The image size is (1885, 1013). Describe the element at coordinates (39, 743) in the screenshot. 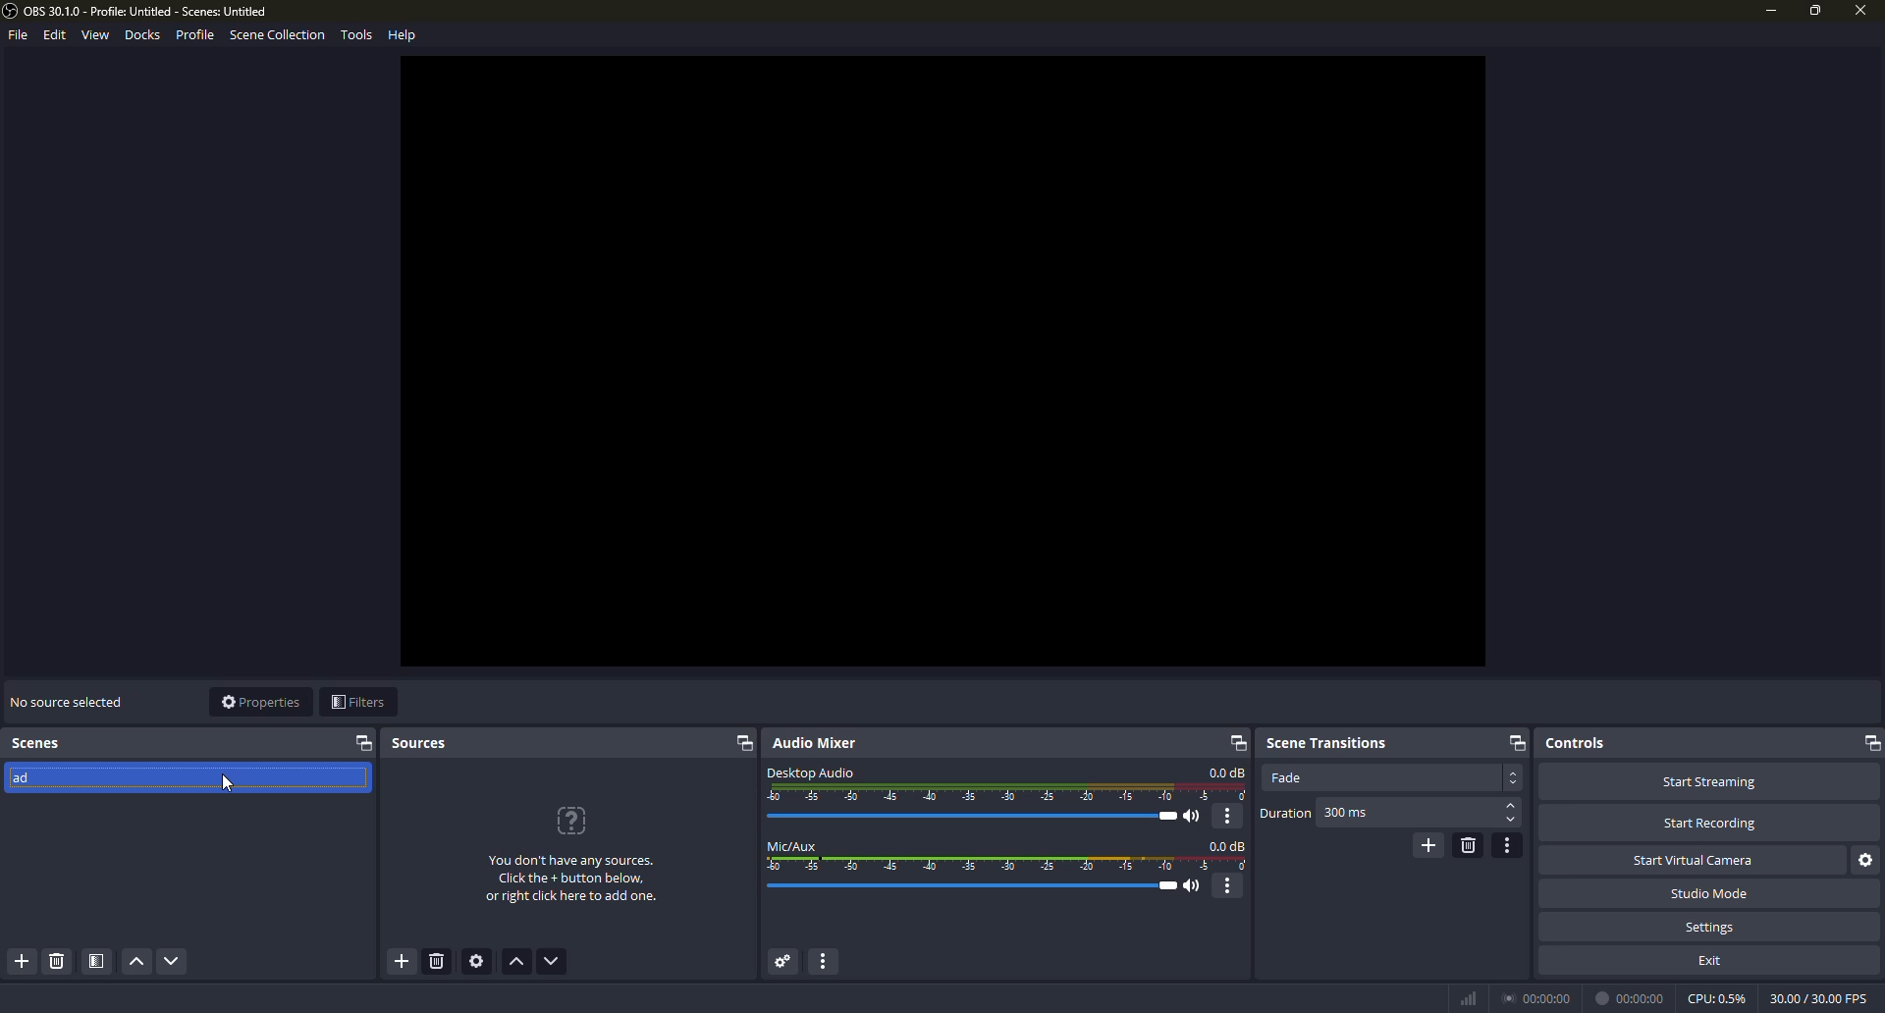

I see `scenes` at that location.